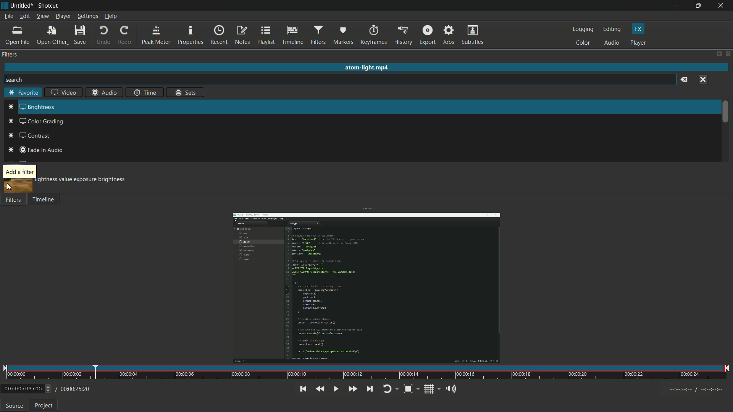  What do you see at coordinates (15, 405) in the screenshot?
I see `Source` at bounding box center [15, 405].